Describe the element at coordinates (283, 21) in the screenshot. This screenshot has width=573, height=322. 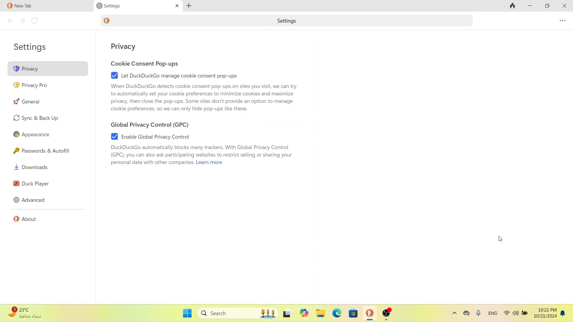
I see `settings` at that location.